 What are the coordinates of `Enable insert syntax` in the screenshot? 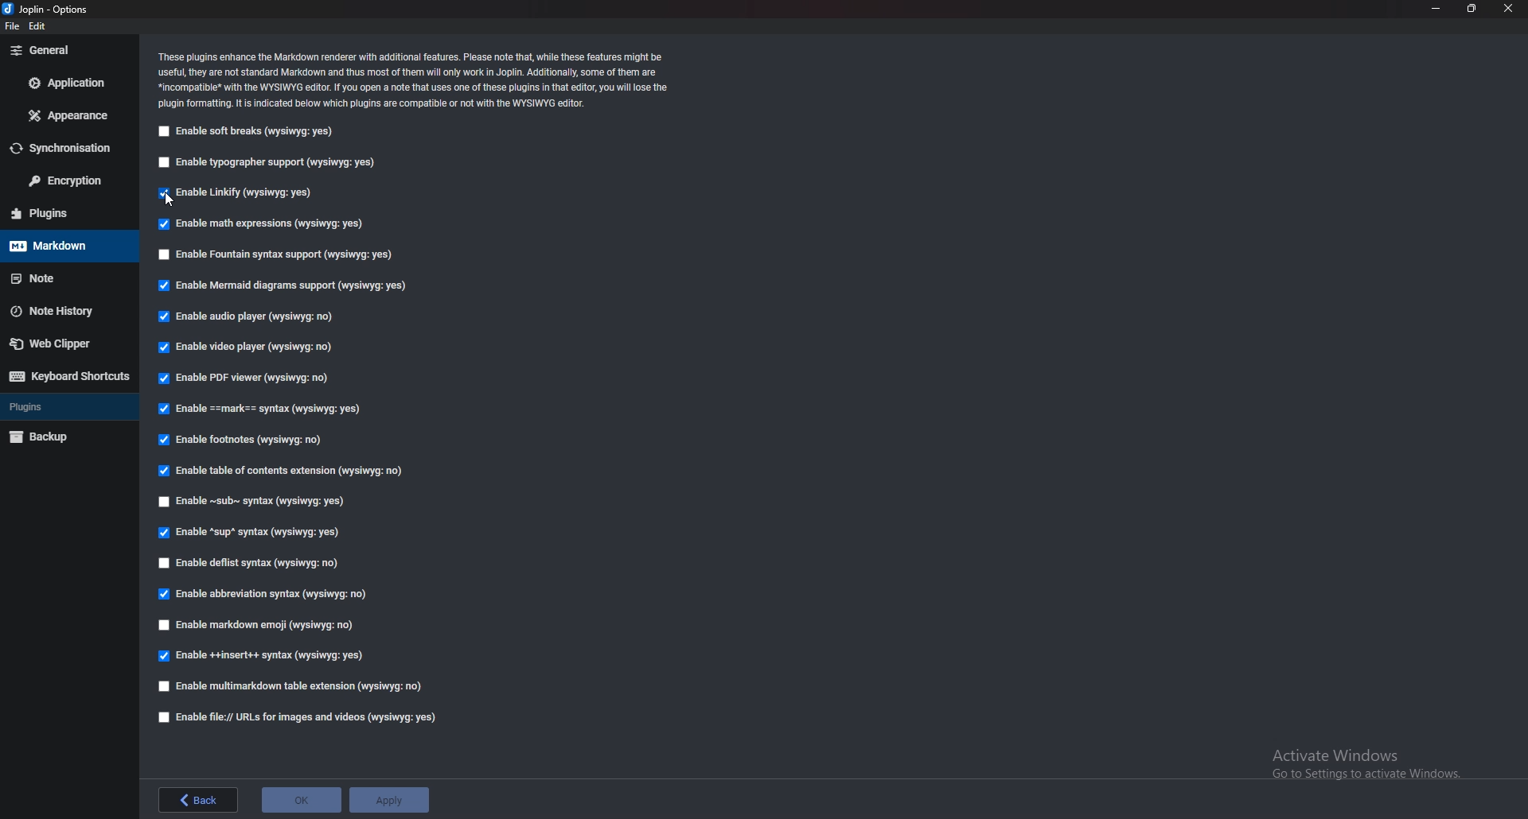 It's located at (260, 658).